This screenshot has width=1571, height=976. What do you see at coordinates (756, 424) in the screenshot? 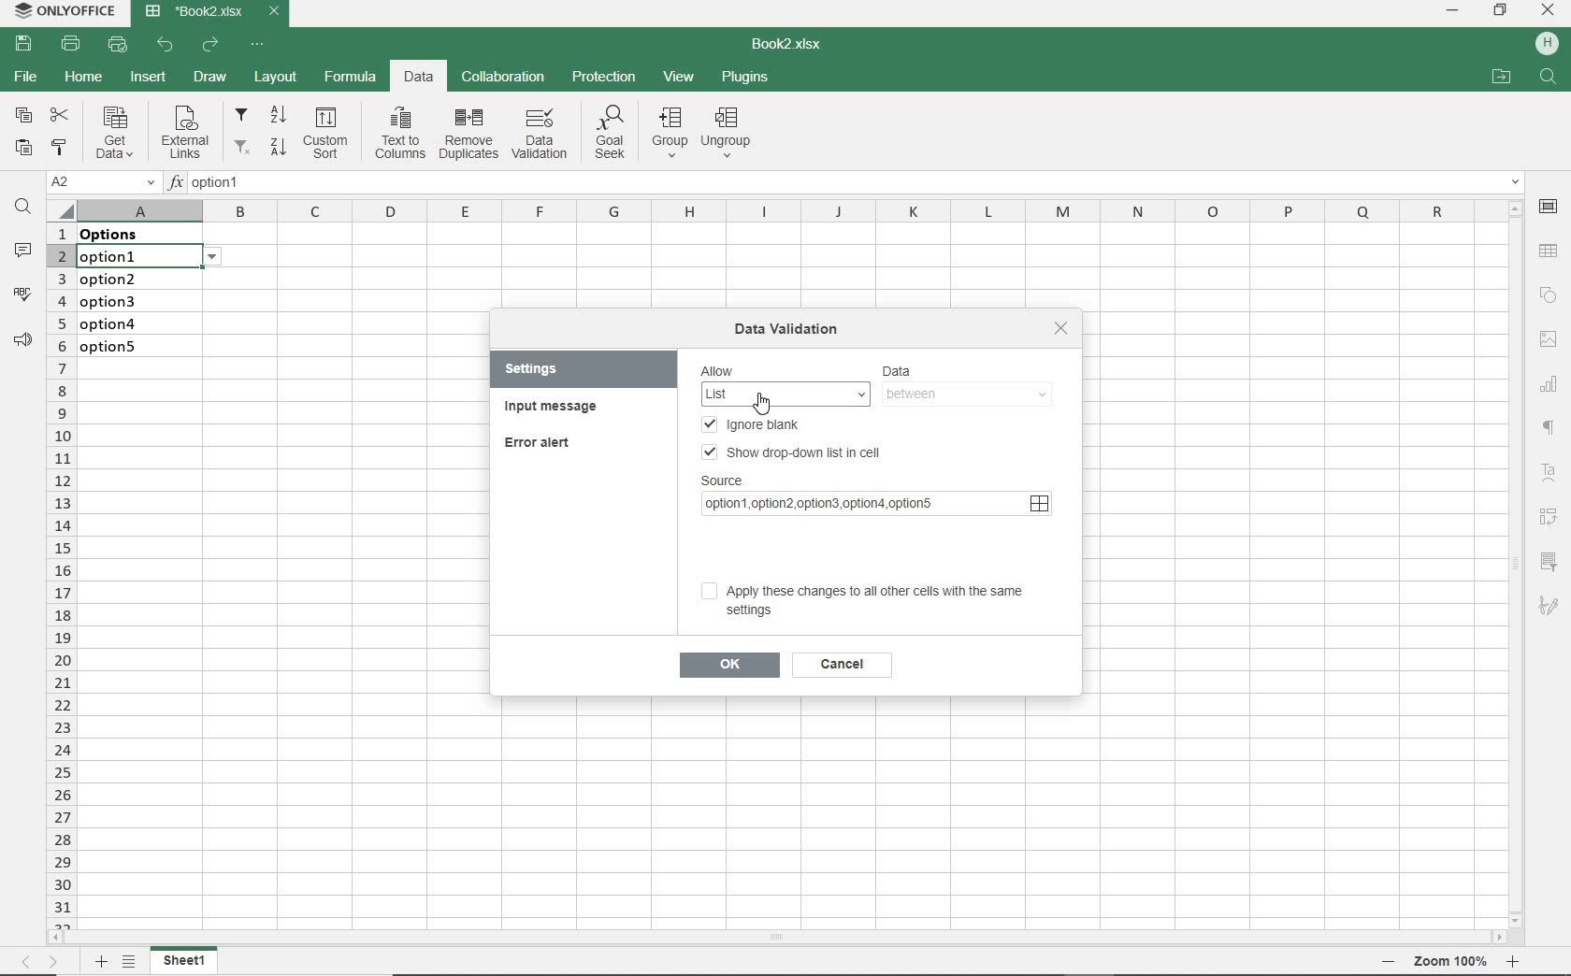
I see `IGNORE BLANK` at bounding box center [756, 424].